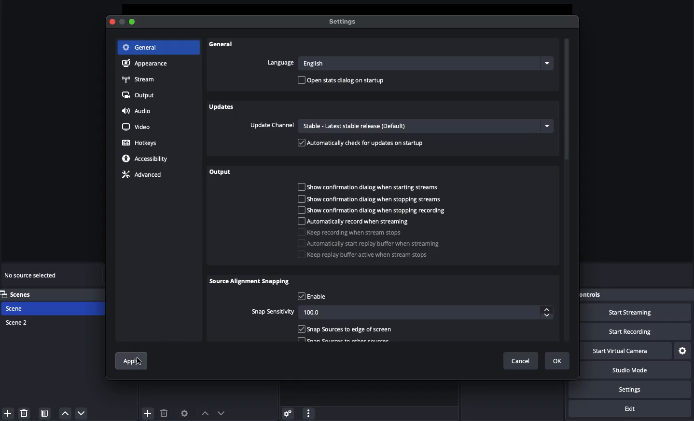  What do you see at coordinates (204, 411) in the screenshot?
I see `Up` at bounding box center [204, 411].